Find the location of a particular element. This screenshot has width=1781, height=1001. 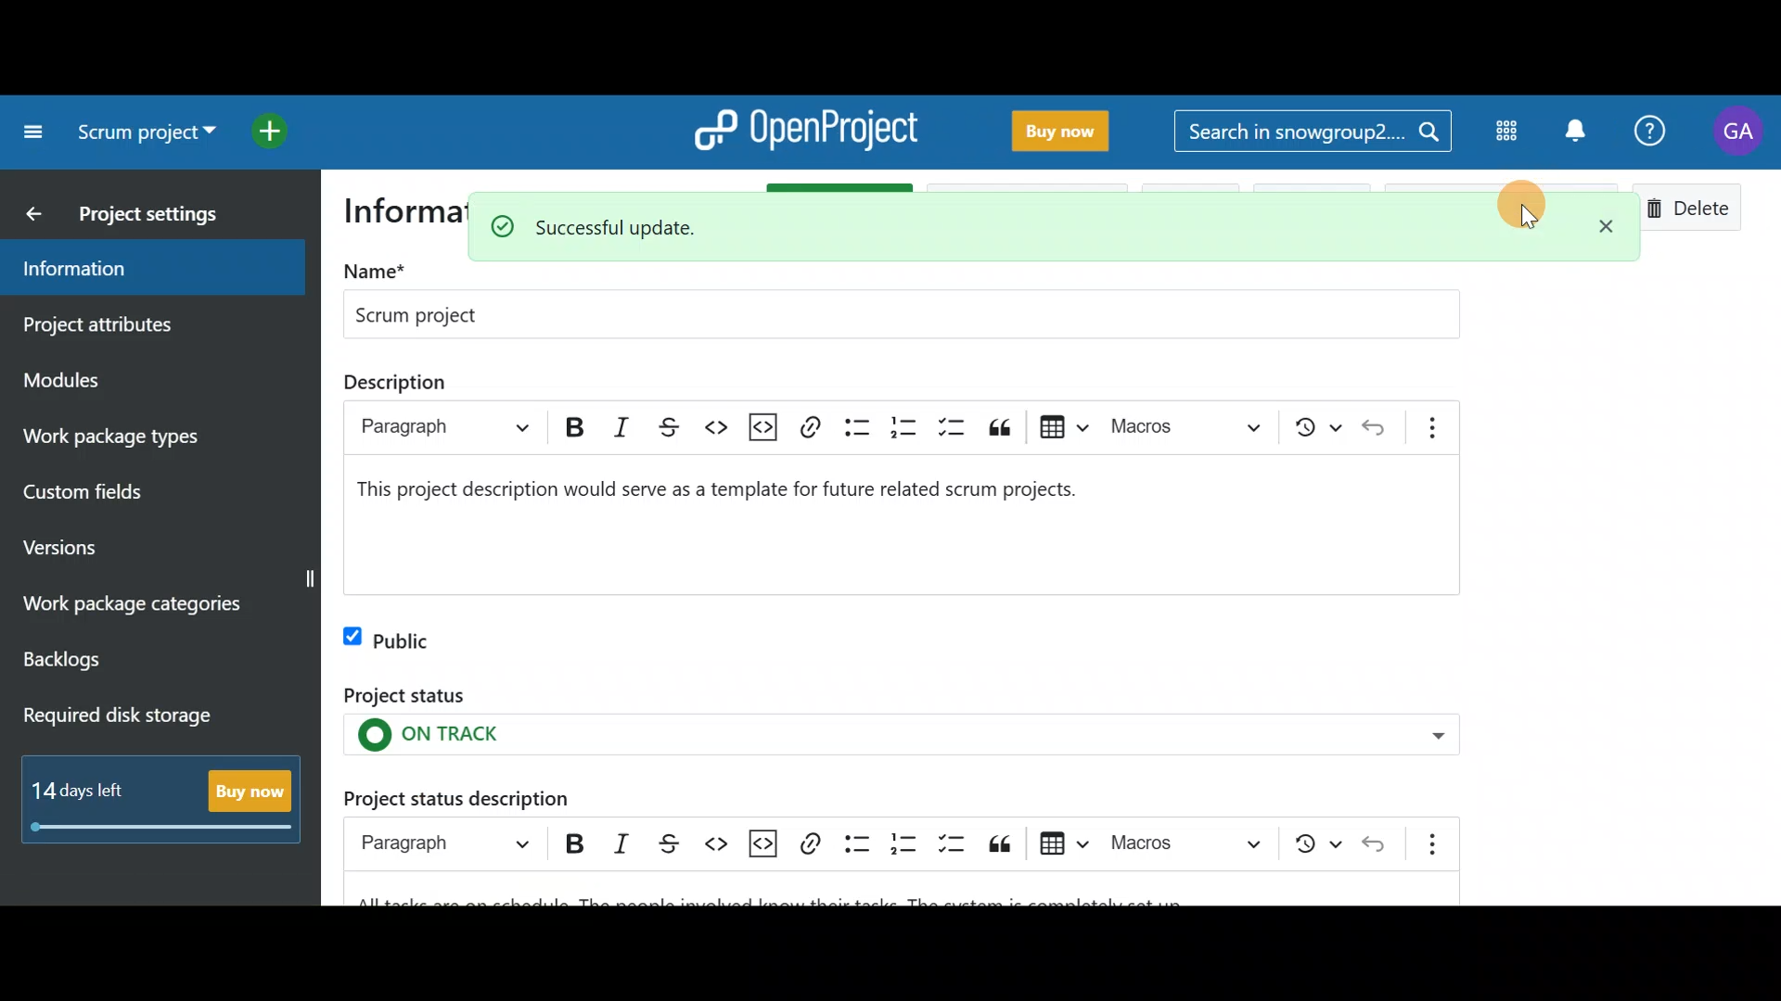

Collapse project menu is located at coordinates (29, 132).